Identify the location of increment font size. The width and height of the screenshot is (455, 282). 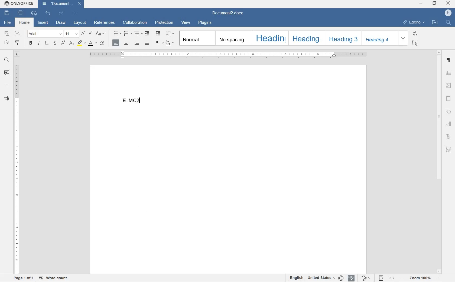
(83, 34).